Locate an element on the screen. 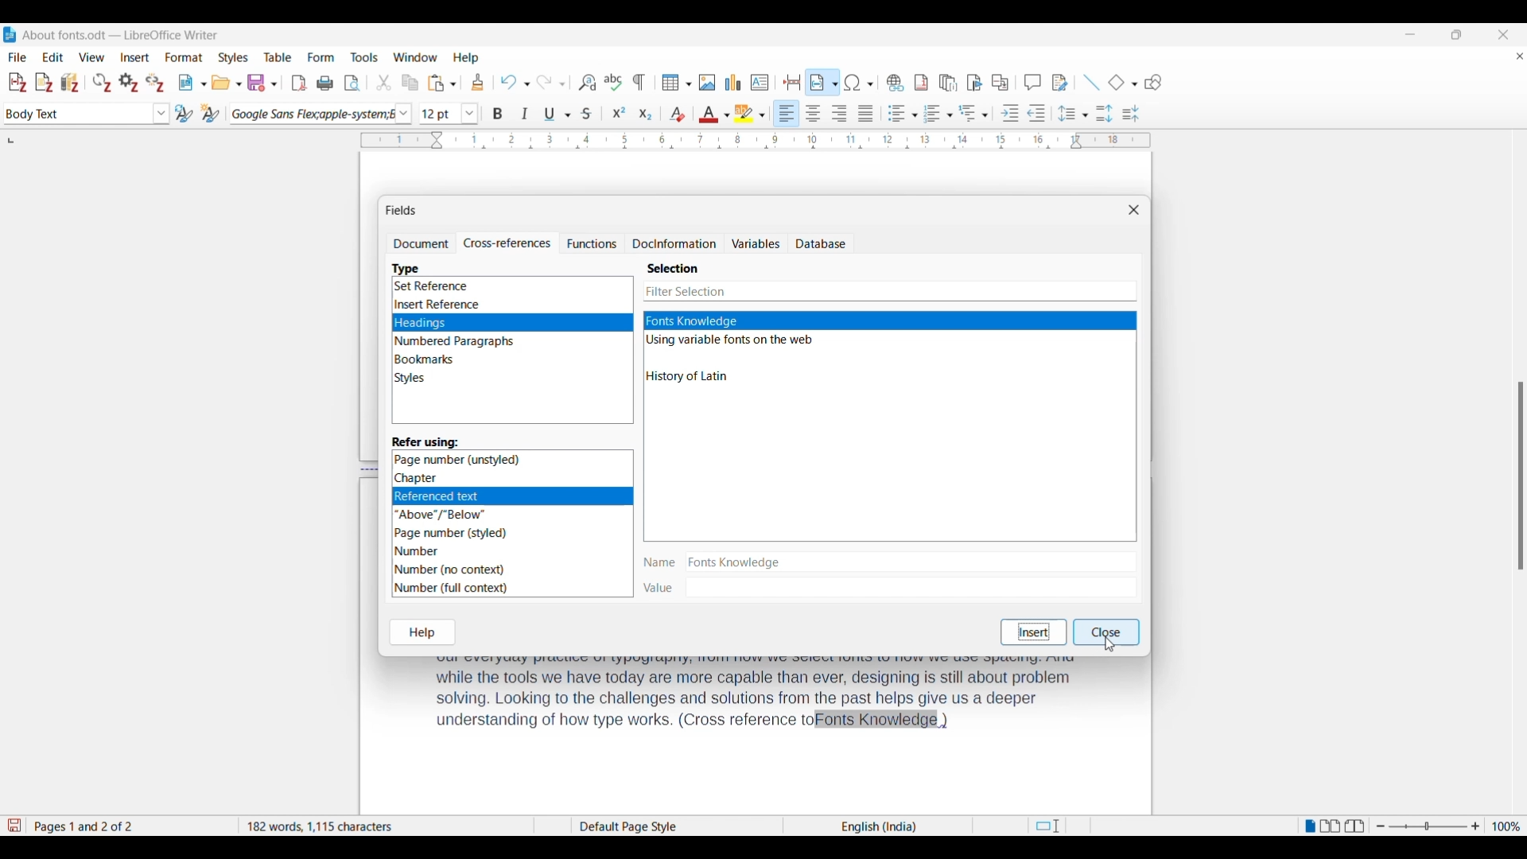  Section title is located at coordinates (407, 268).